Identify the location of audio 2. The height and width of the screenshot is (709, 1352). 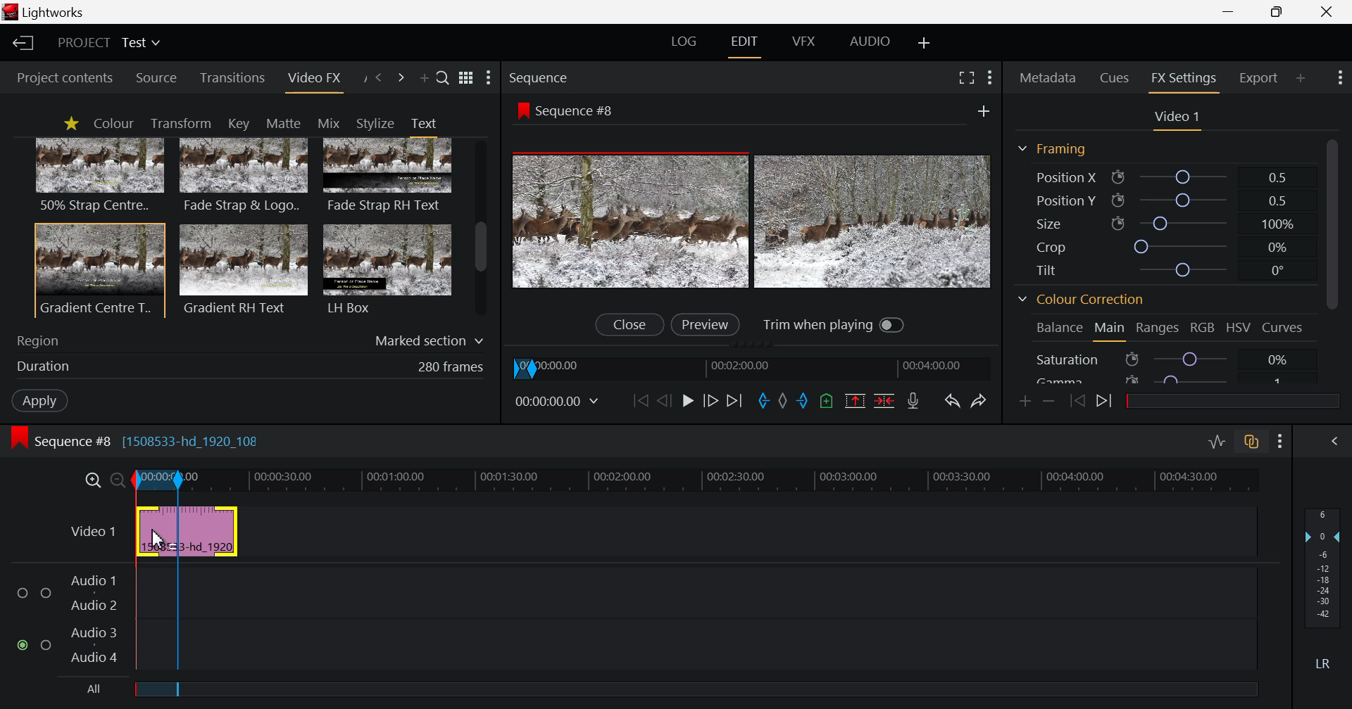
(96, 606).